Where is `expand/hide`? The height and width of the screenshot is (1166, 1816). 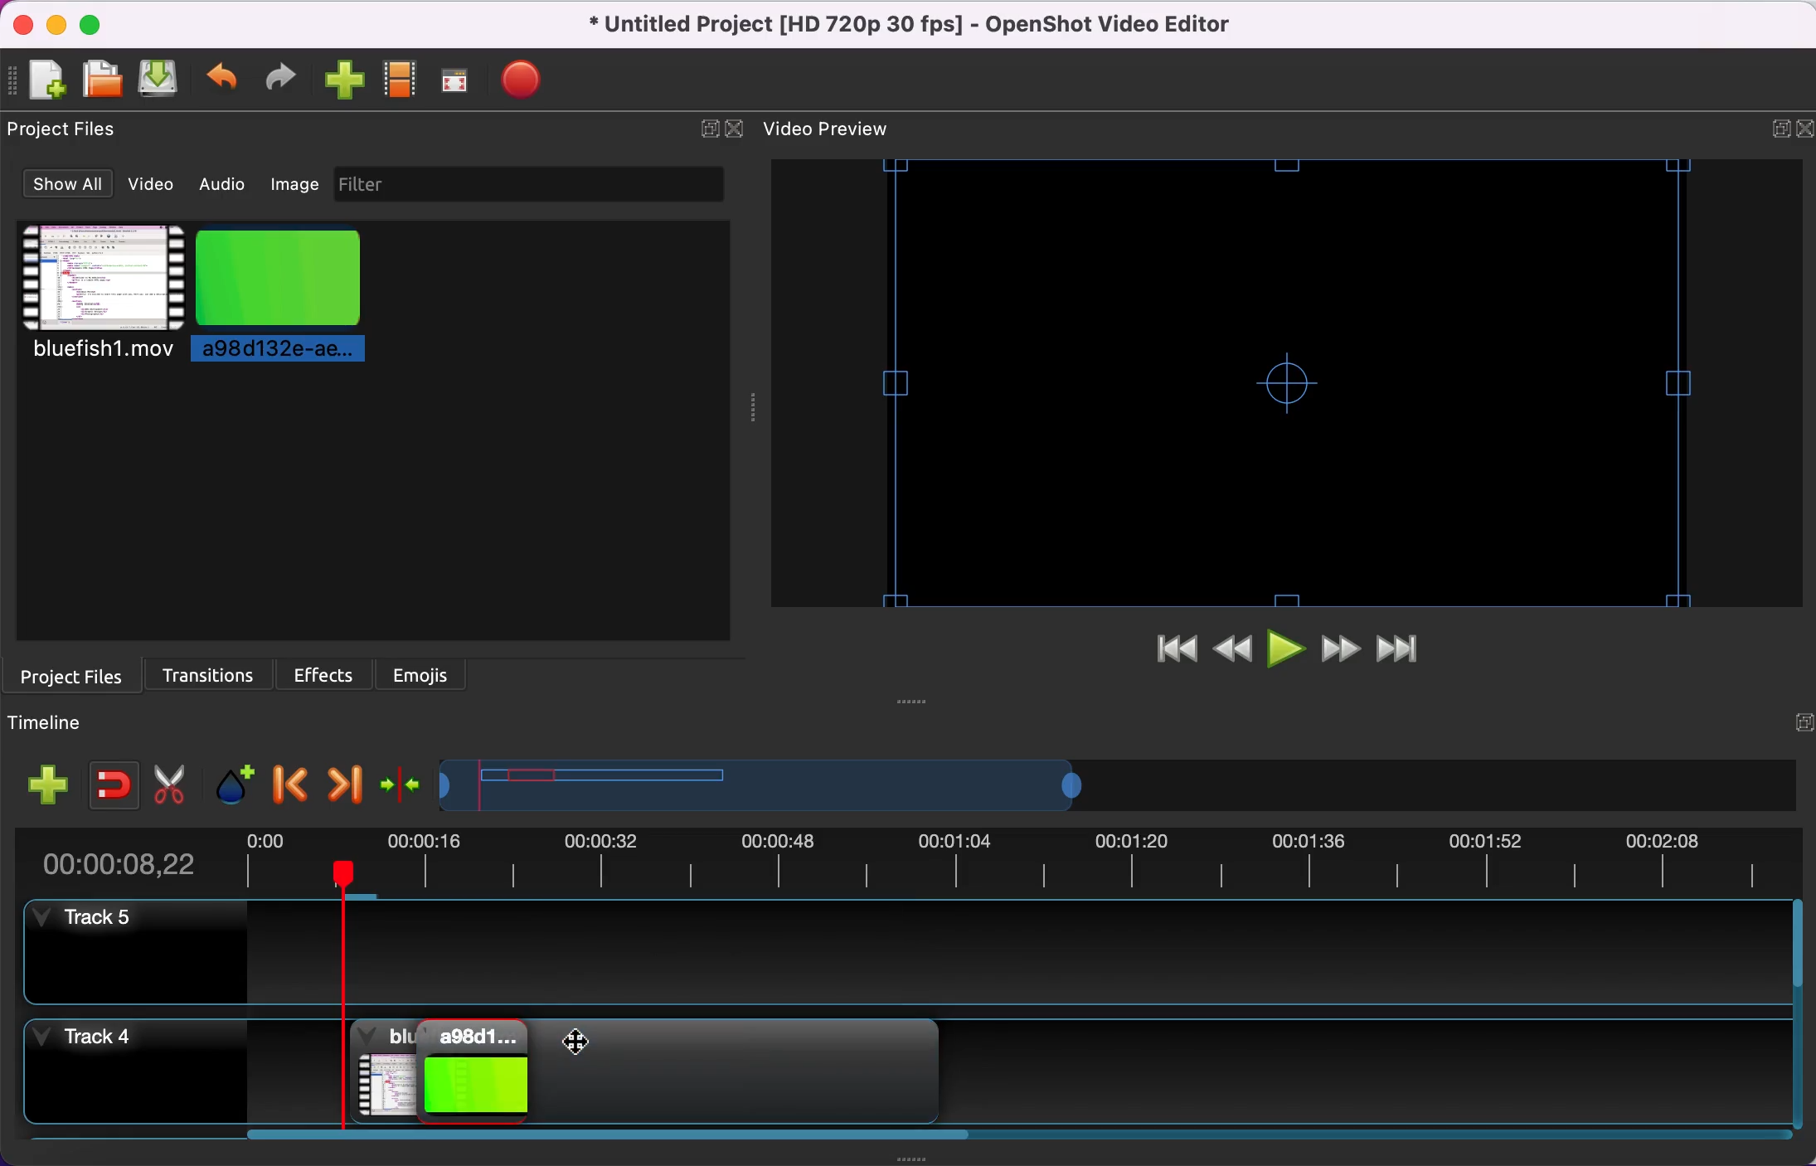 expand/hide is located at coordinates (1772, 123).